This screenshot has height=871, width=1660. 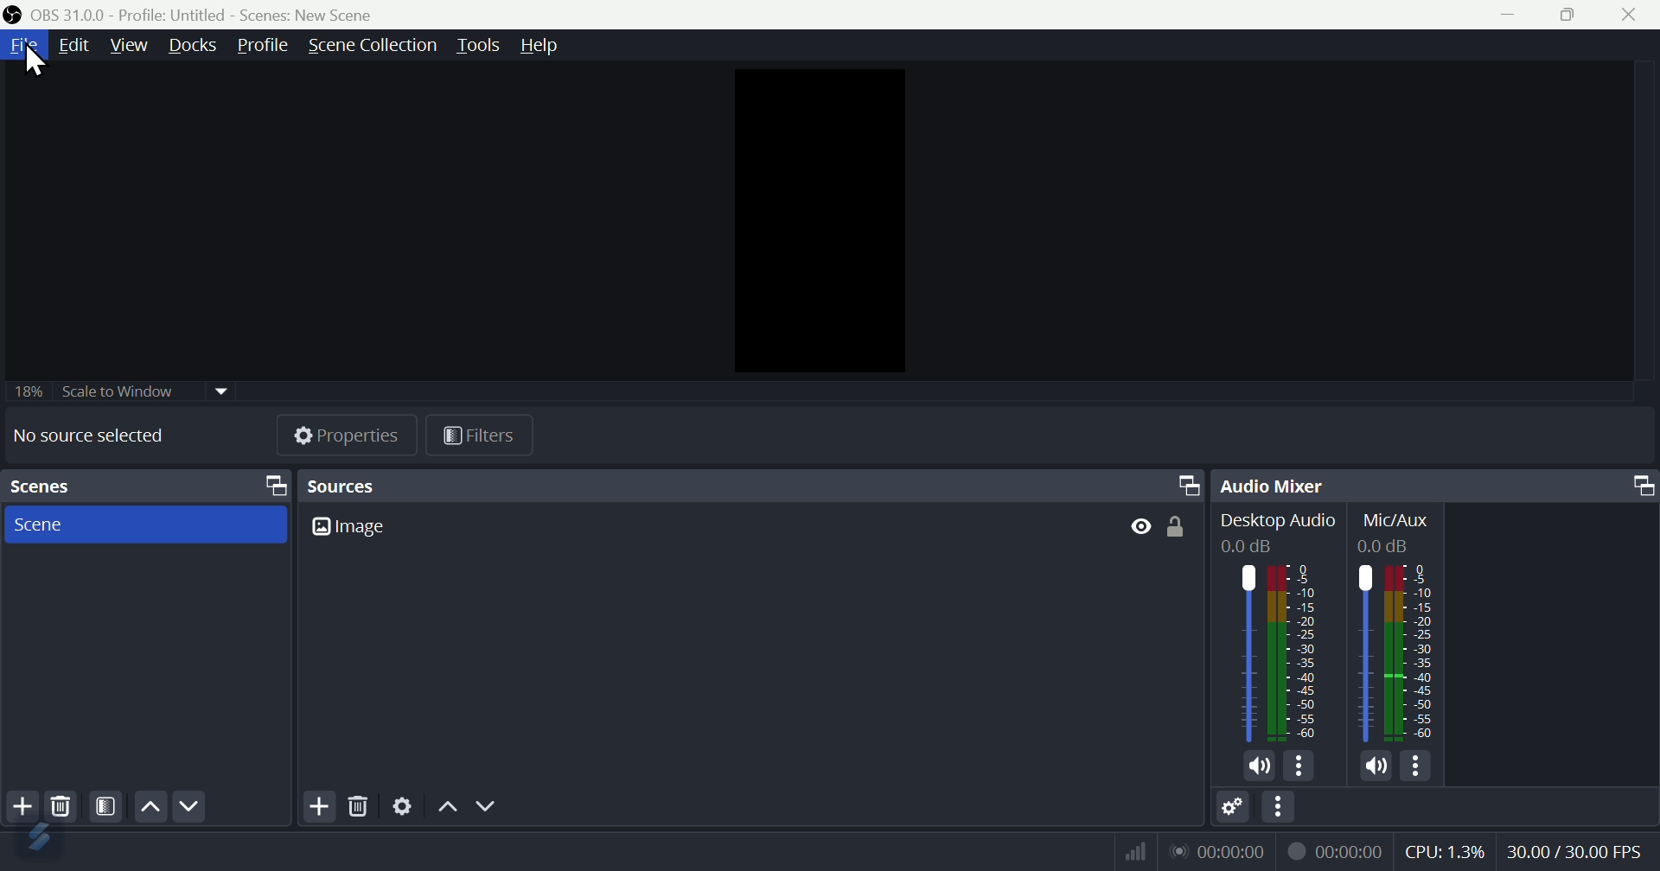 What do you see at coordinates (1399, 652) in the screenshot?
I see `` at bounding box center [1399, 652].